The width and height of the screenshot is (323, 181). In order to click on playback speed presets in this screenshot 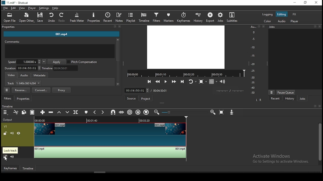, I will do `click(44, 62)`.